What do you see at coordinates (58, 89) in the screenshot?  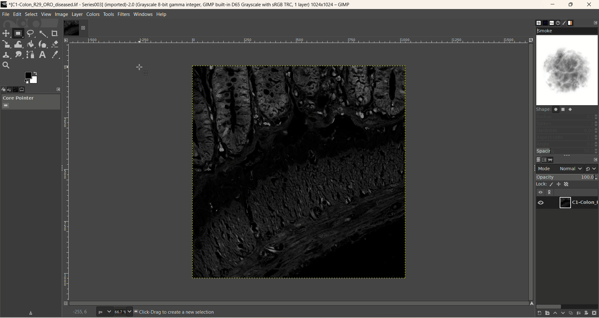 I see `configure this tab` at bounding box center [58, 89].